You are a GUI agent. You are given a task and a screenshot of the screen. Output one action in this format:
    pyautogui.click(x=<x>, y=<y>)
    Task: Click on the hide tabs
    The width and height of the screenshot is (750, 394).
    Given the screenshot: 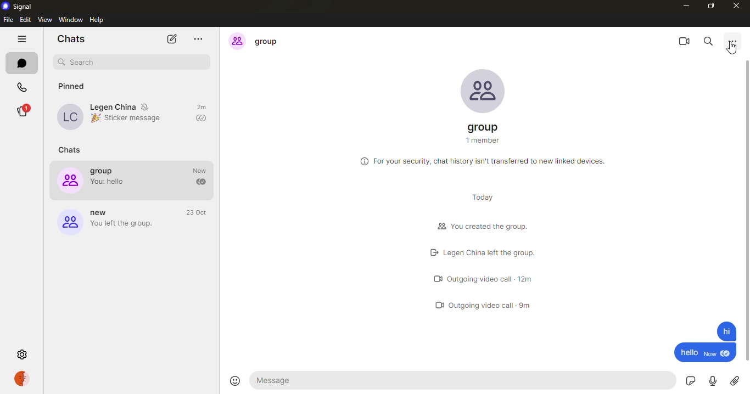 What is the action you would take?
    pyautogui.click(x=20, y=38)
    